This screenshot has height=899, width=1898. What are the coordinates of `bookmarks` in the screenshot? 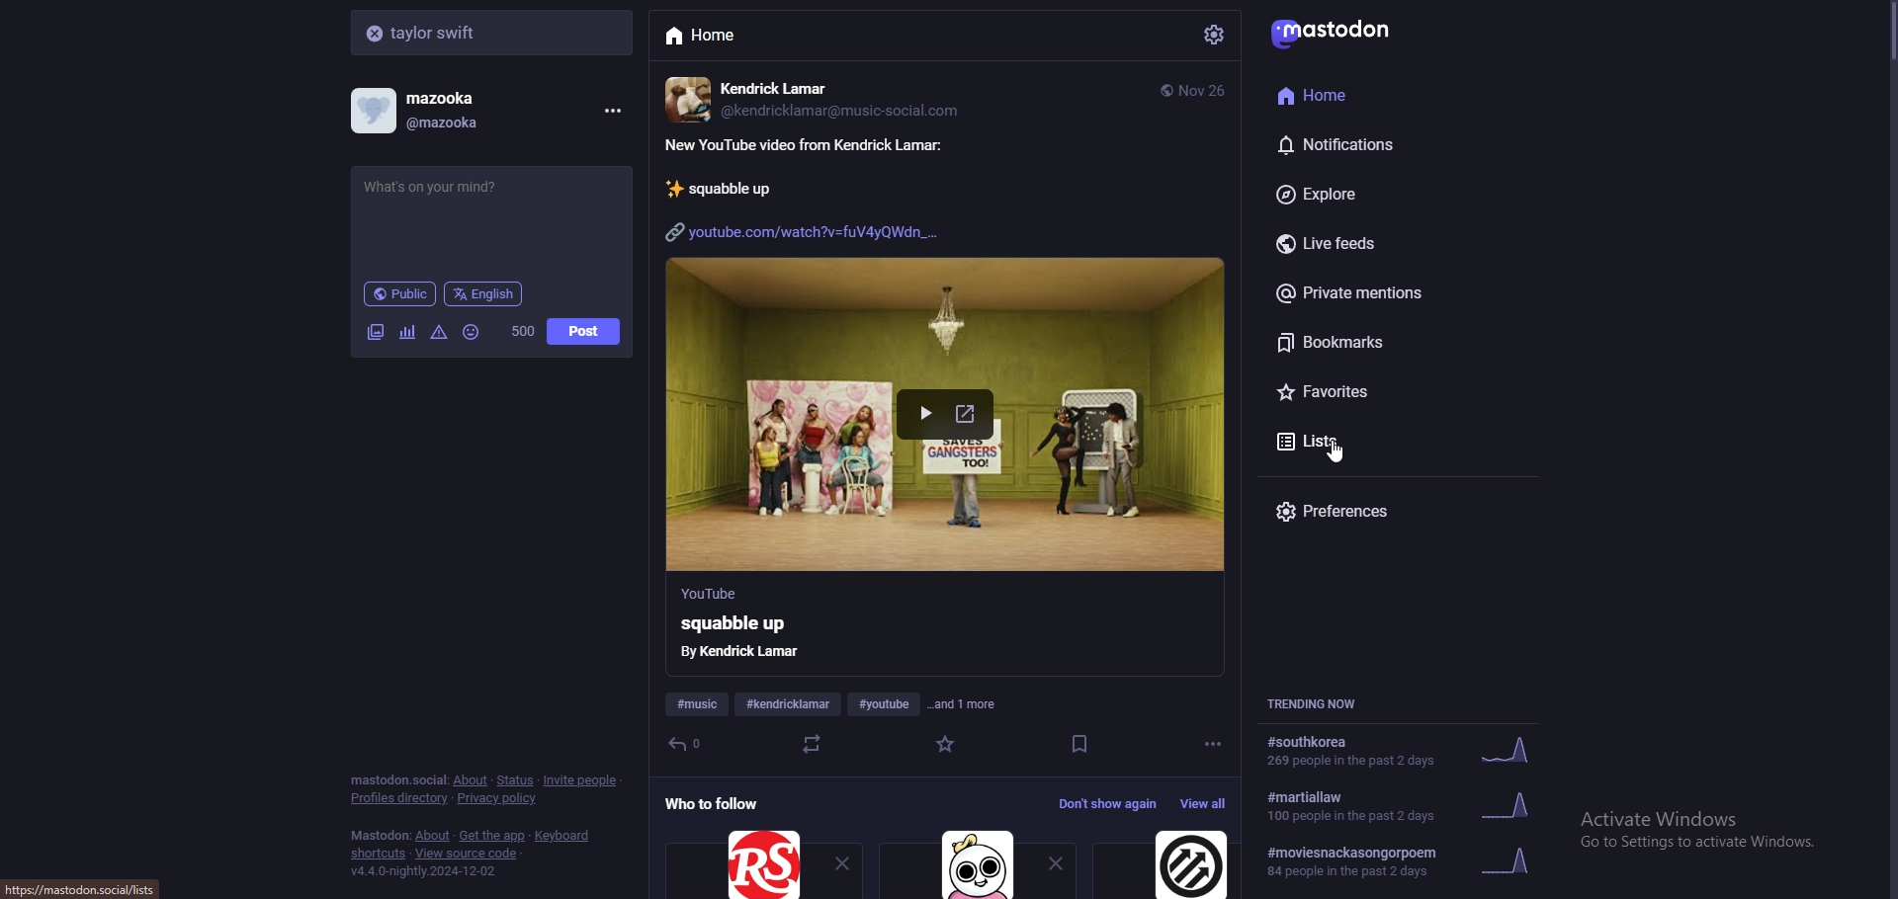 It's located at (1402, 342).